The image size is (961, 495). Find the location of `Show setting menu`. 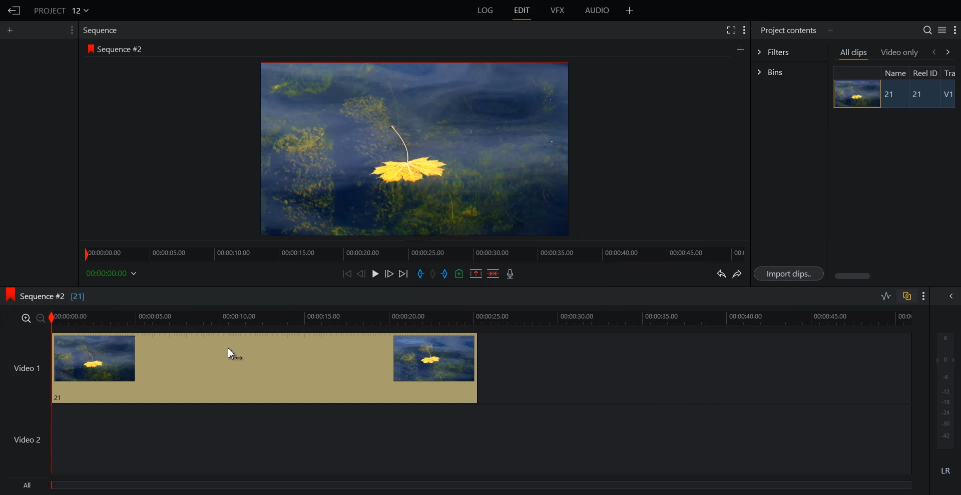

Show setting menu is located at coordinates (744, 30).